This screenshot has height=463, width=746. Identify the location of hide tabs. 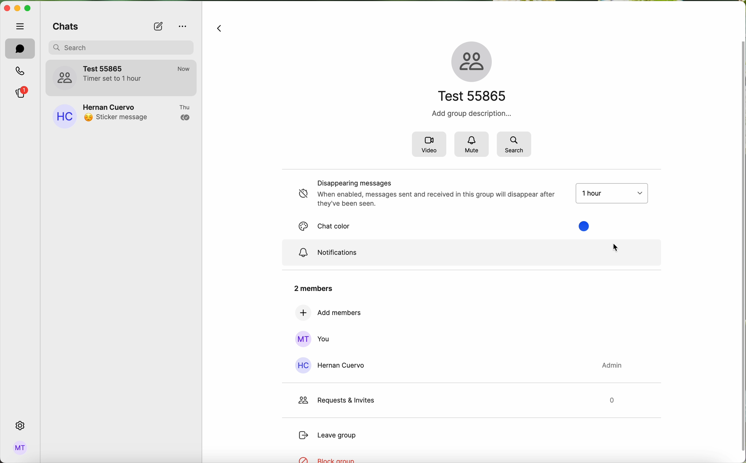
(19, 26).